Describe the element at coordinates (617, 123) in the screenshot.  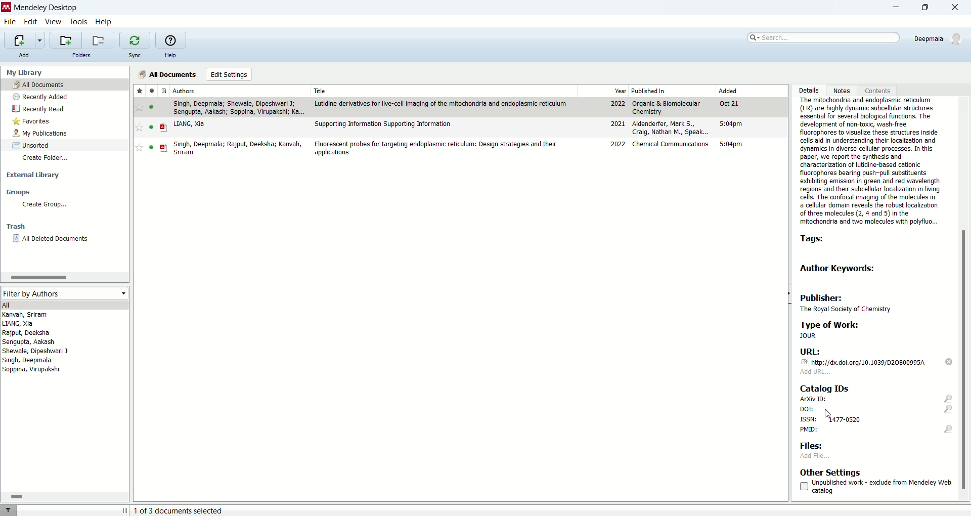
I see `2021` at that location.